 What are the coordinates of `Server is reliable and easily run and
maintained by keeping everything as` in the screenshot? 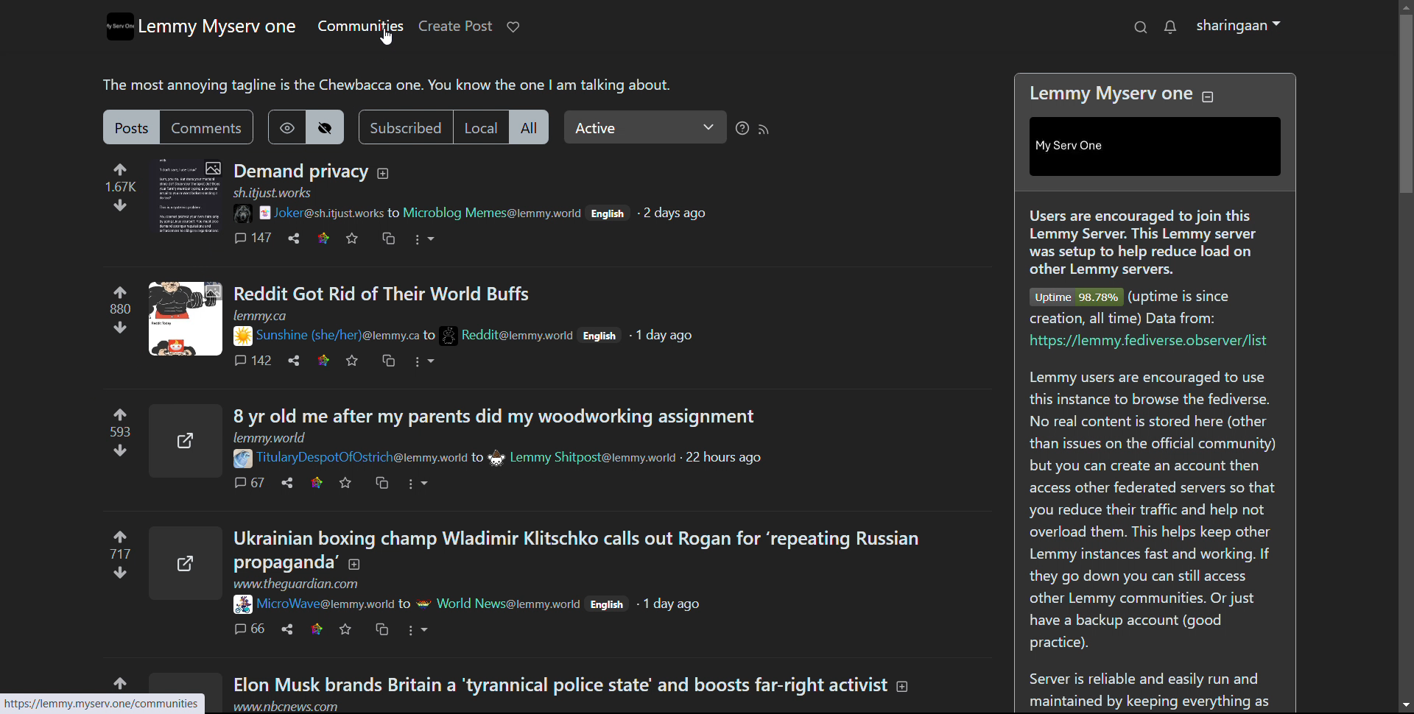 It's located at (1152, 688).